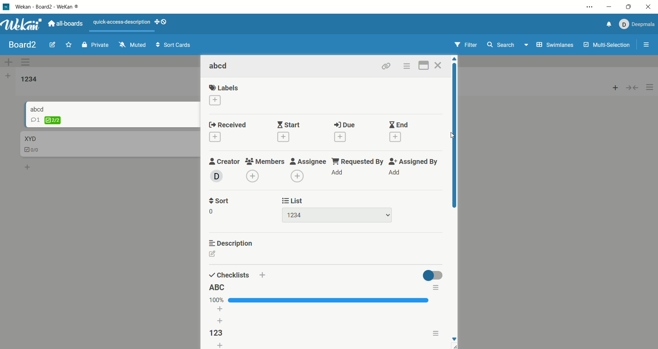  What do you see at coordinates (215, 211) in the screenshot?
I see `0` at bounding box center [215, 211].